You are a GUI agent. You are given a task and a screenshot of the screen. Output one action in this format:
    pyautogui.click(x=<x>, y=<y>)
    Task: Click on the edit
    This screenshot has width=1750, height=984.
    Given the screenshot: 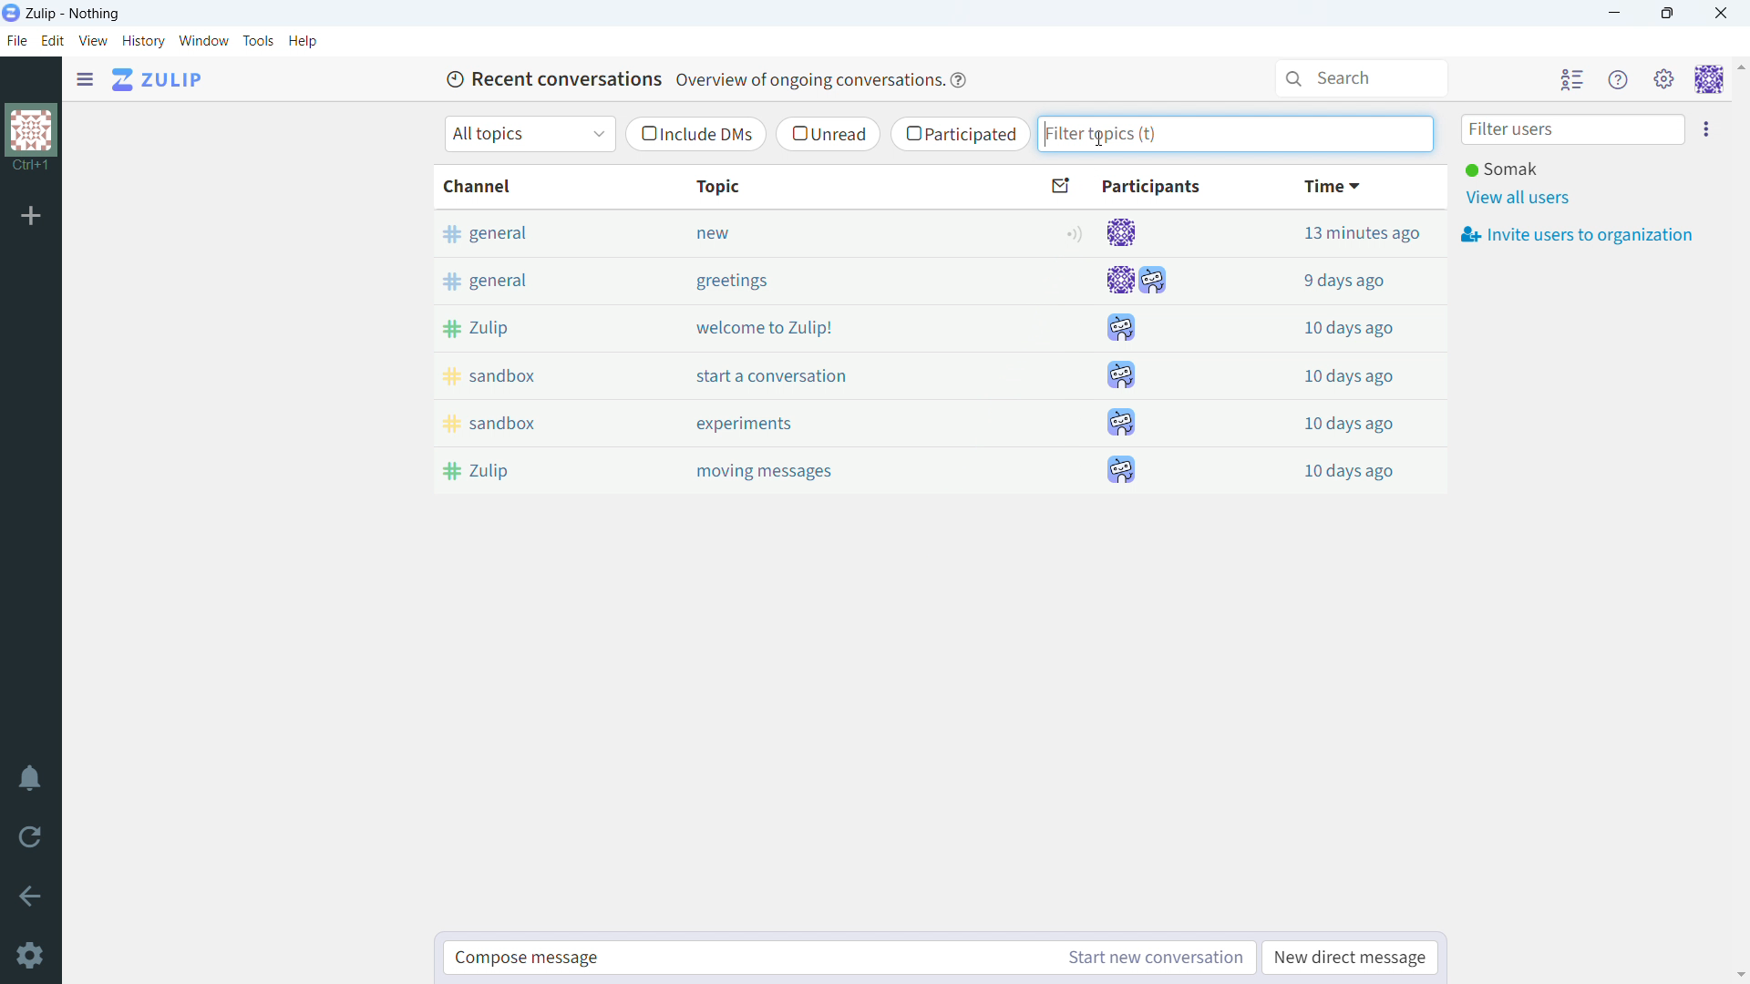 What is the action you would take?
    pyautogui.click(x=54, y=41)
    